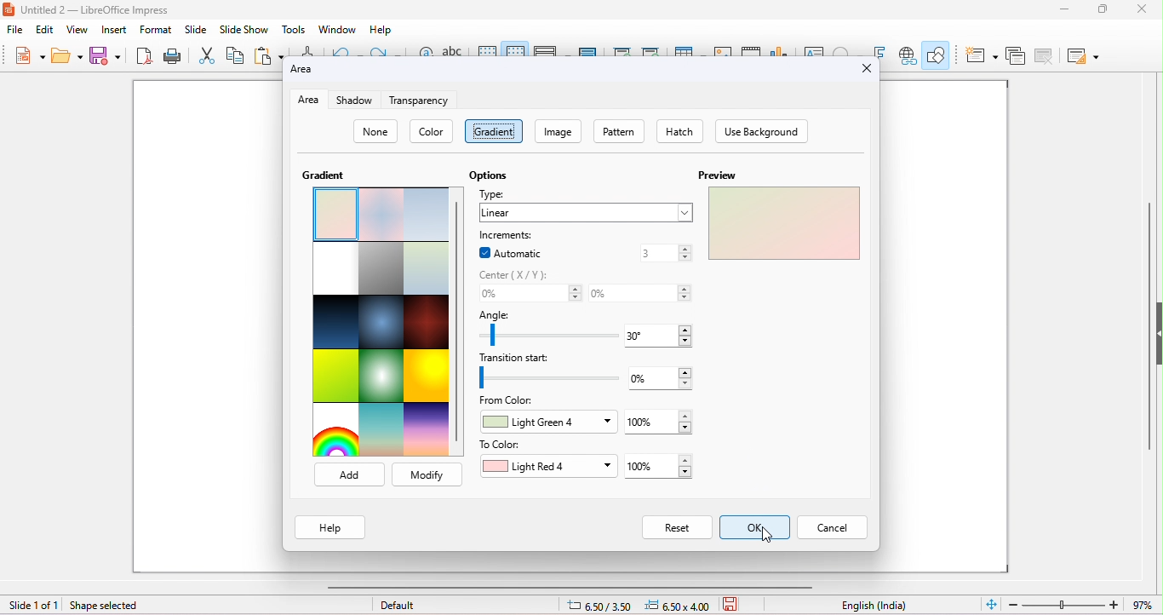  Describe the element at coordinates (663, 379) in the screenshot. I see `0%` at that location.